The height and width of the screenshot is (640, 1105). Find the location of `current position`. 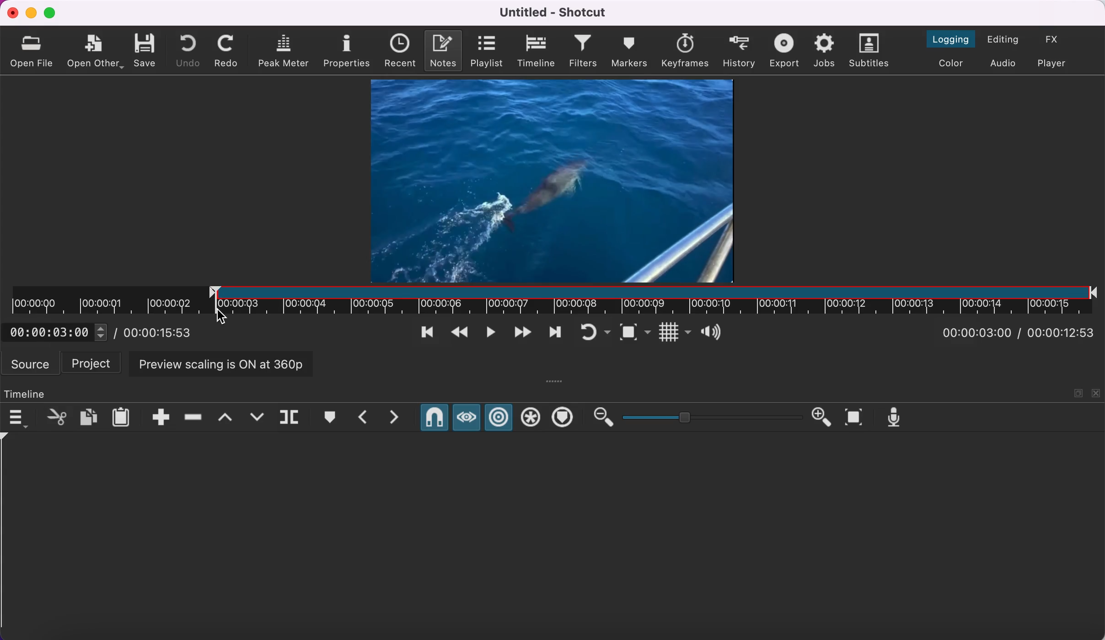

current position is located at coordinates (981, 332).